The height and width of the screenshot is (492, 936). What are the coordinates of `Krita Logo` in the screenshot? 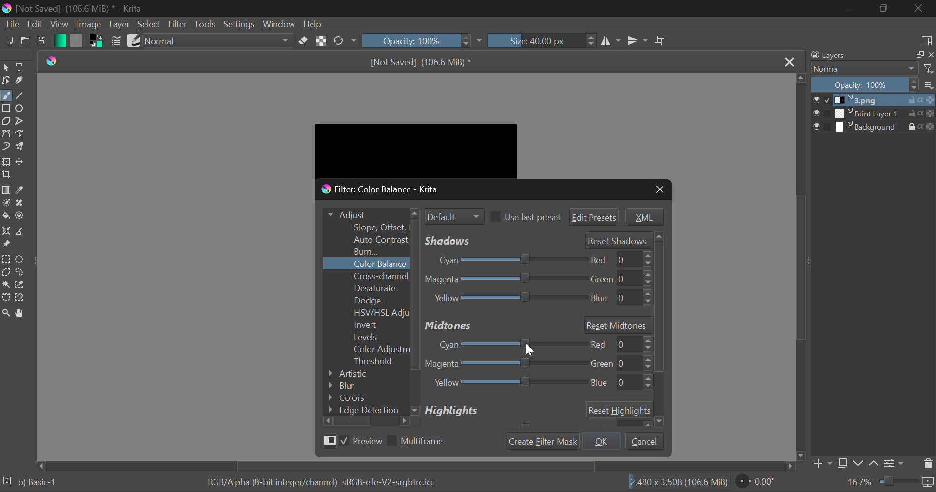 It's located at (52, 60).